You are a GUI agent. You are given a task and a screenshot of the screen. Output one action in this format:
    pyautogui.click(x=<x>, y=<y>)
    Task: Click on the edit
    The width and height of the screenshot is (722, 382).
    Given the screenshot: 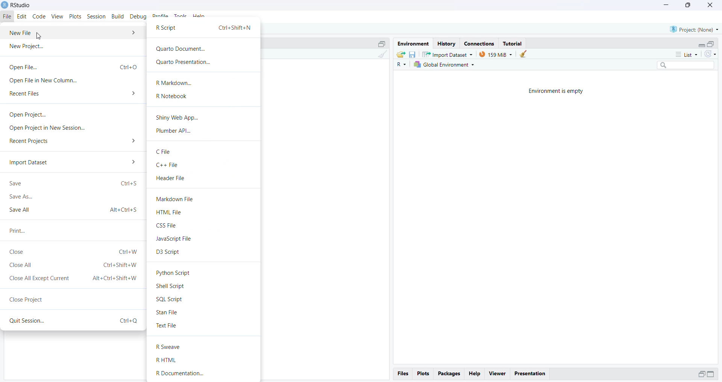 What is the action you would take?
    pyautogui.click(x=23, y=17)
    